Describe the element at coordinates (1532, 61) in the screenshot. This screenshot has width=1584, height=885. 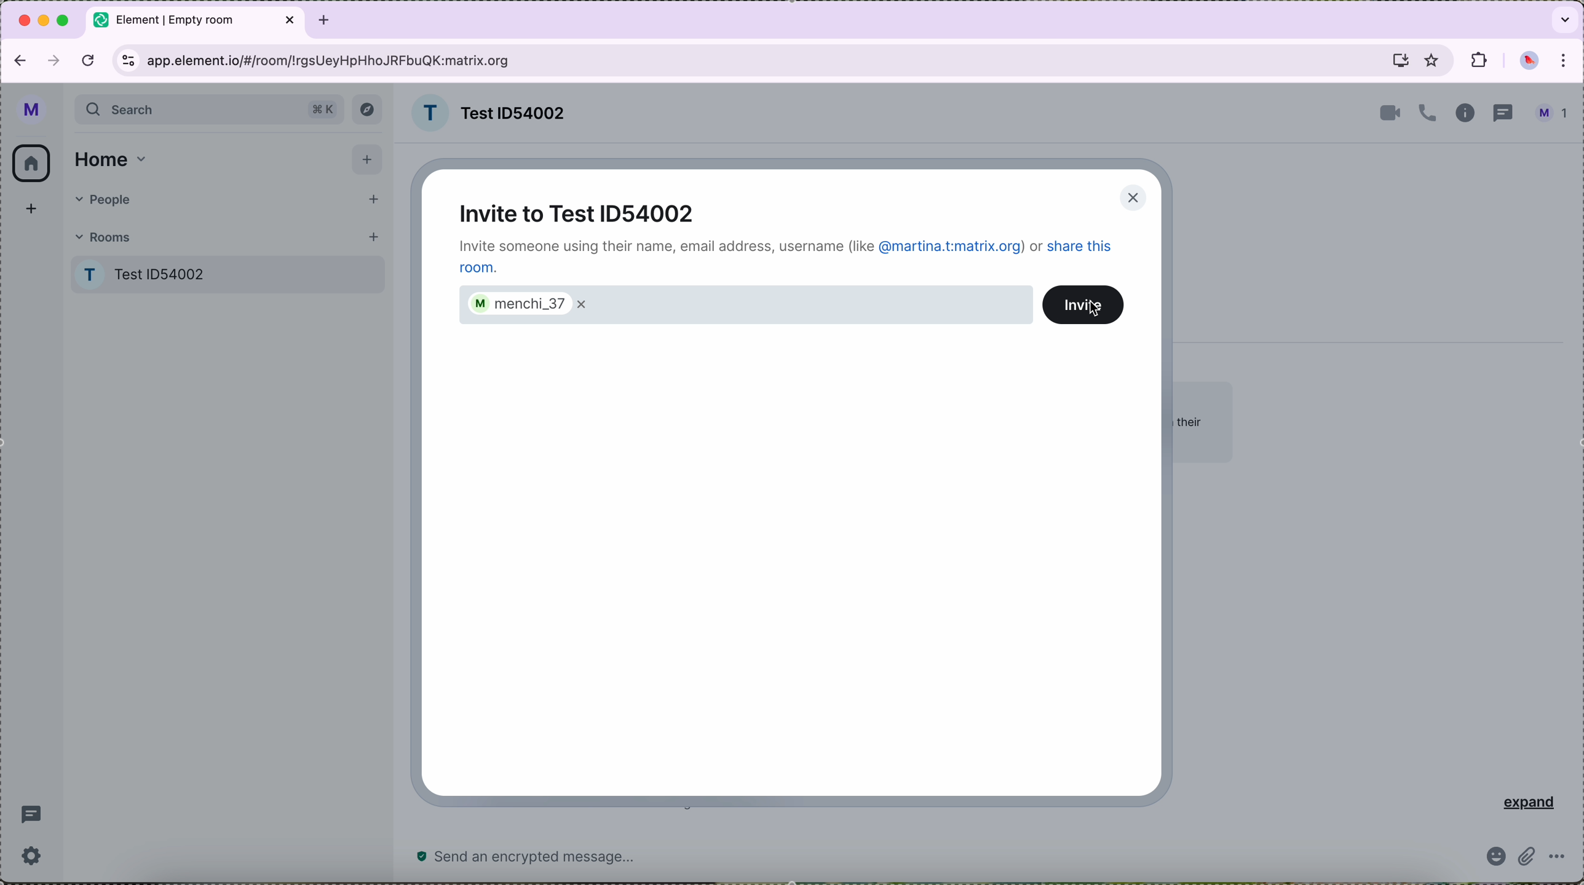
I see `profile picture` at that location.